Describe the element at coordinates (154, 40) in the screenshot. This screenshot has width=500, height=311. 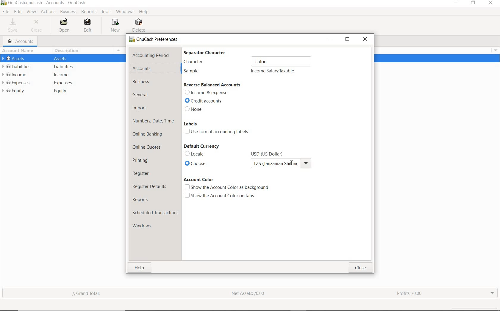
I see `preferences` at that location.